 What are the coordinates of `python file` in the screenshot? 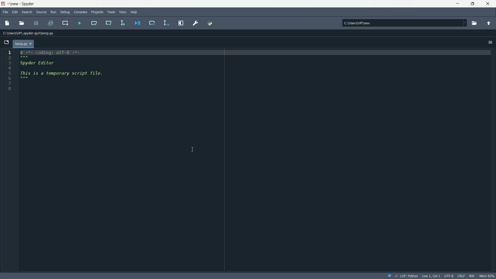 It's located at (26, 43).